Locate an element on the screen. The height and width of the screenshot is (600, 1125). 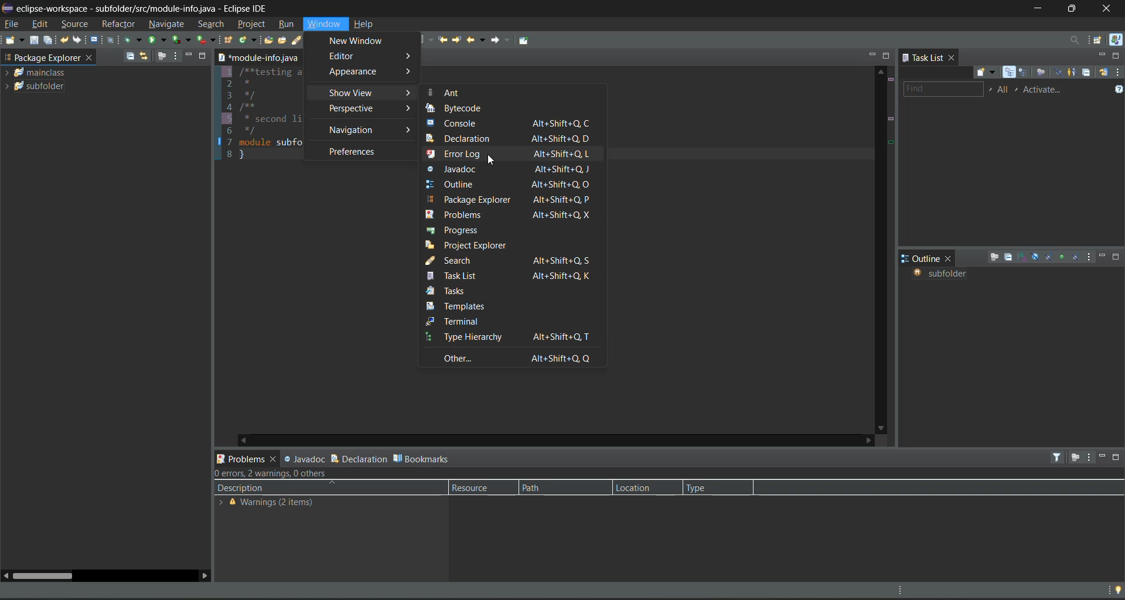
run is located at coordinates (158, 39).